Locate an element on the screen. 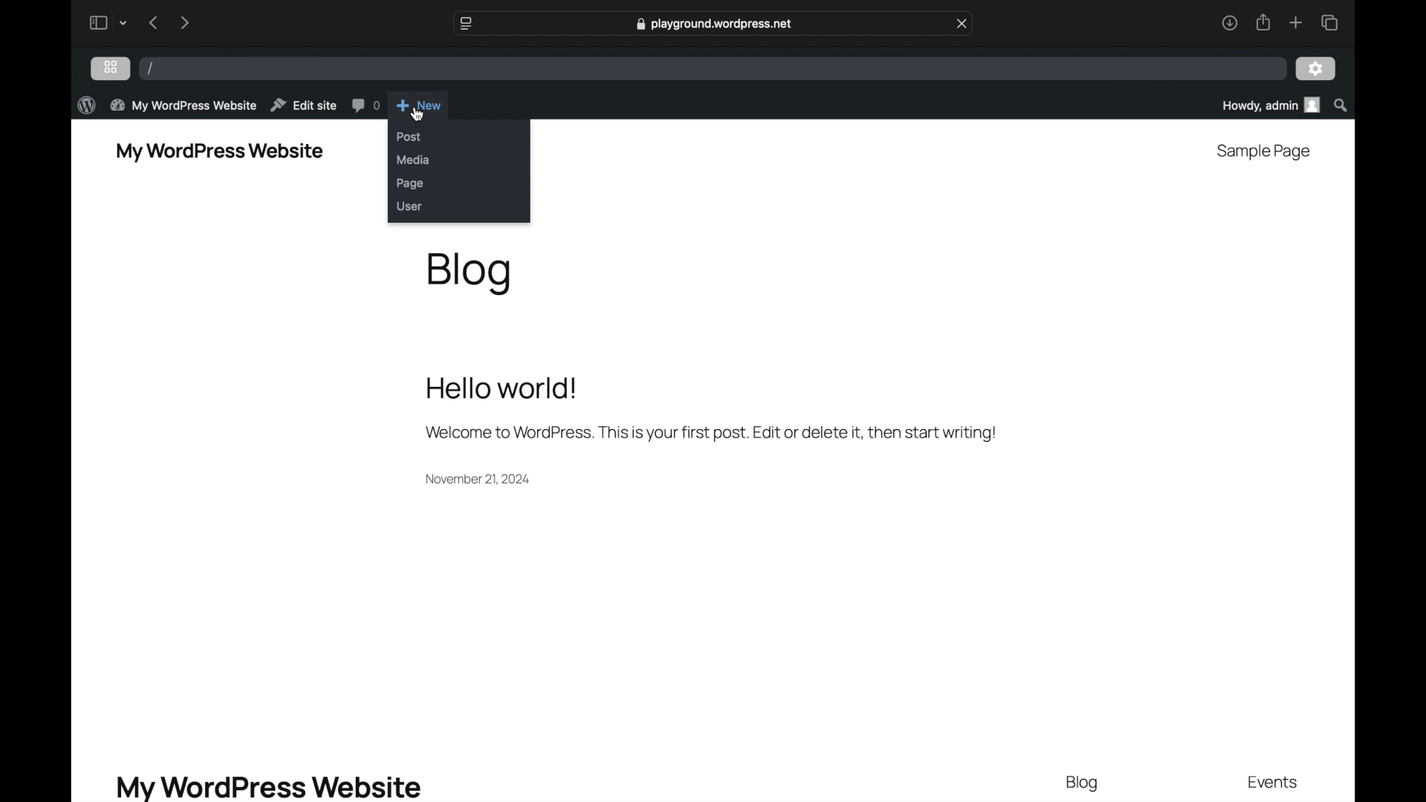  settings is located at coordinates (1316, 69).